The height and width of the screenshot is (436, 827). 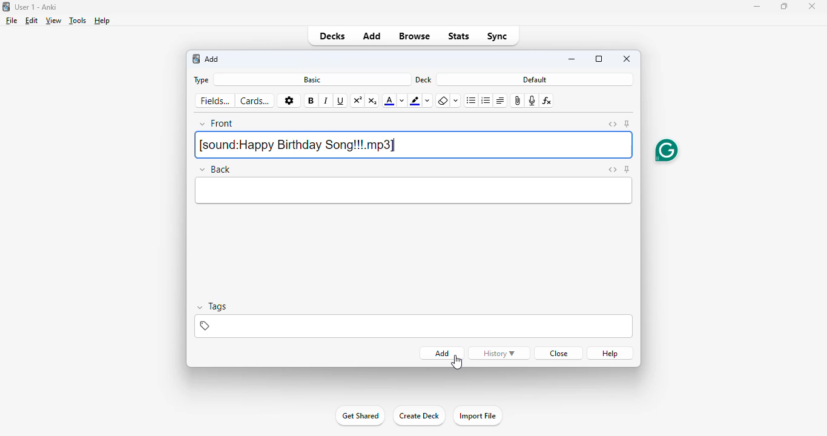 What do you see at coordinates (476, 416) in the screenshot?
I see `import file` at bounding box center [476, 416].